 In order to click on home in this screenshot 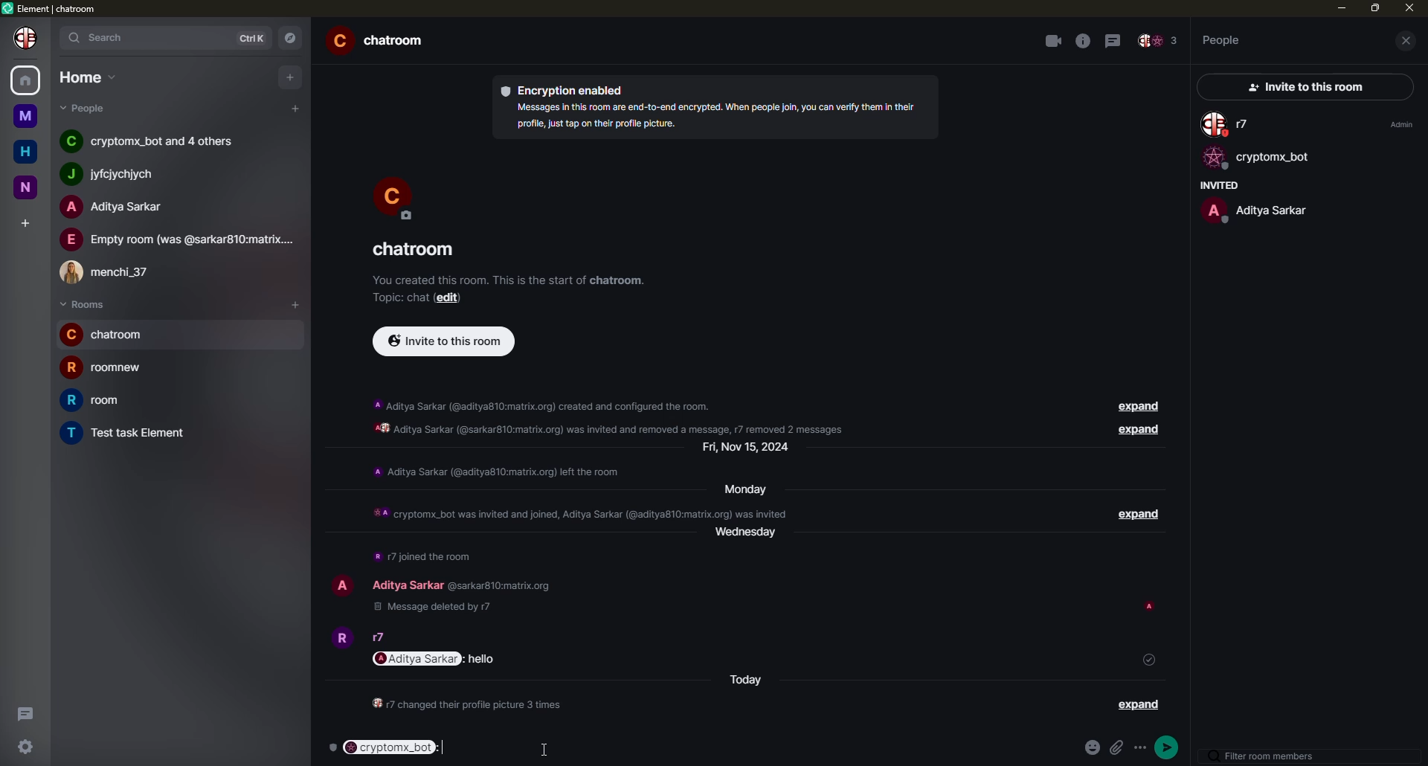, I will do `click(89, 77)`.